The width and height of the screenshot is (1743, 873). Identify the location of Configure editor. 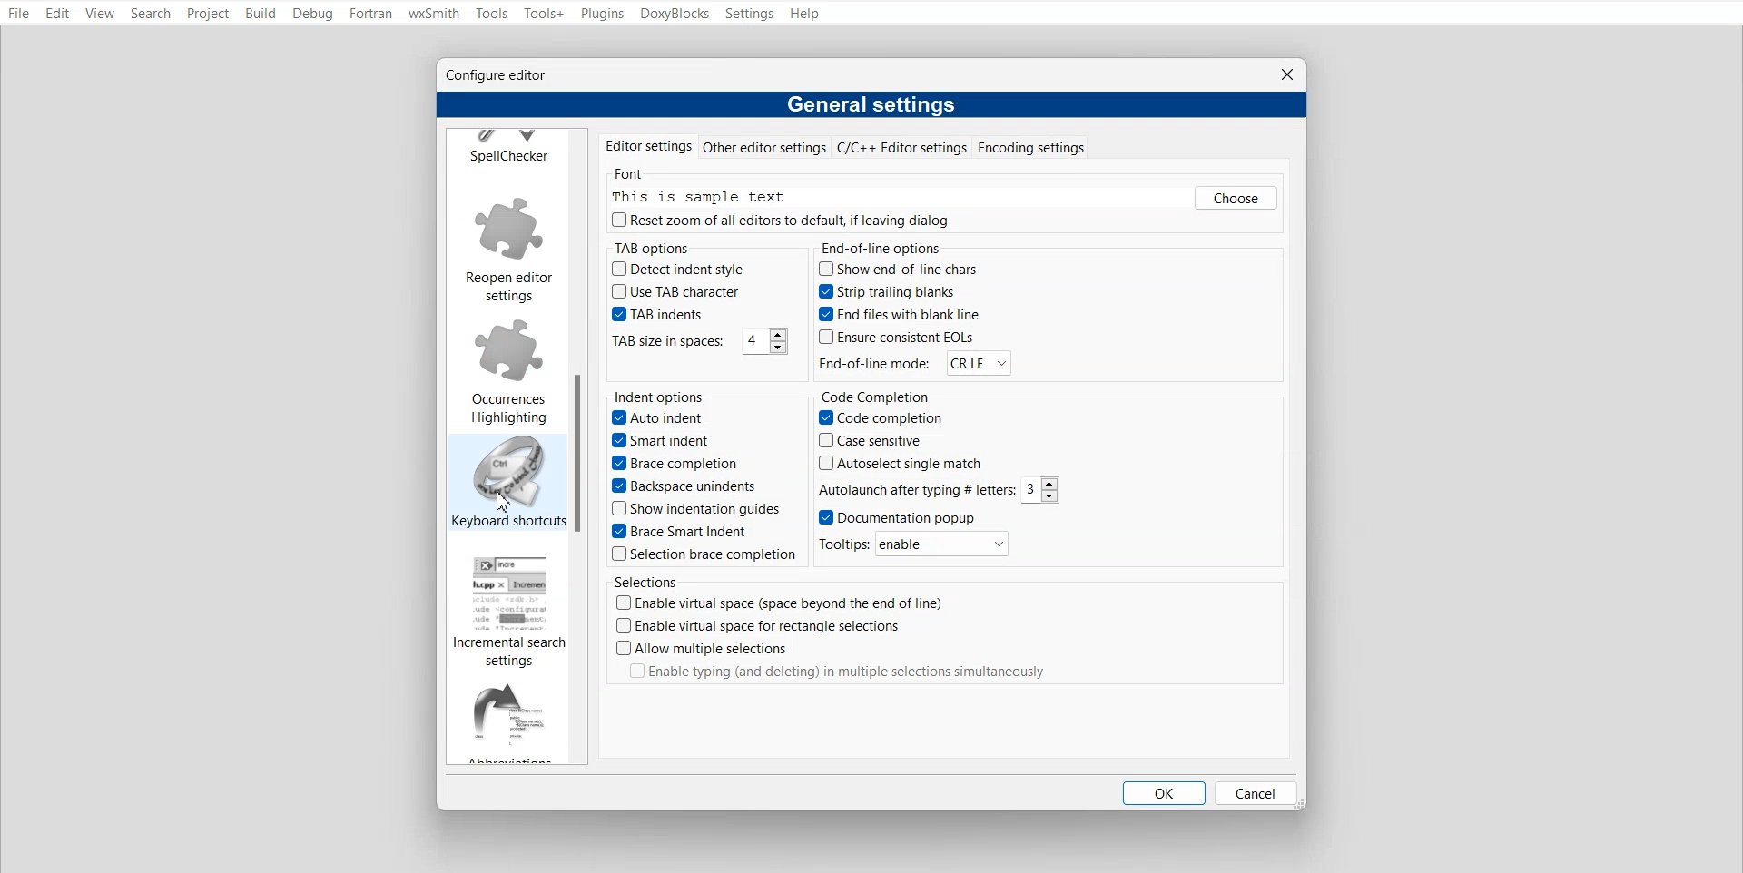
(501, 76).